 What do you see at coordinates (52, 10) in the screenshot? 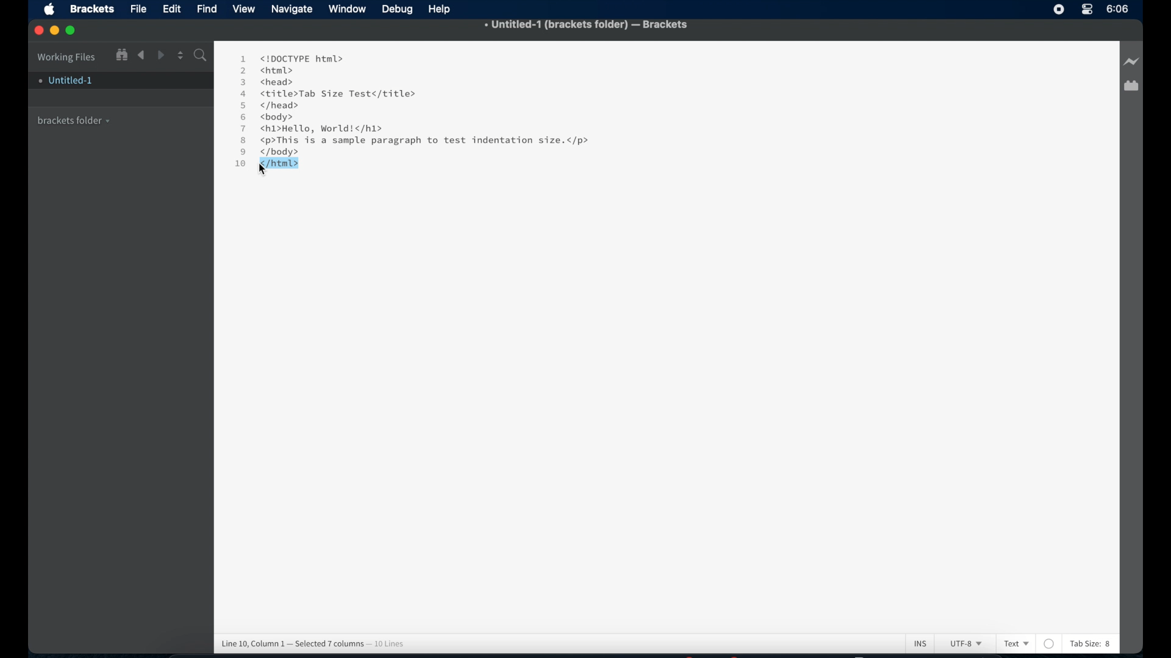
I see `Icon` at bounding box center [52, 10].